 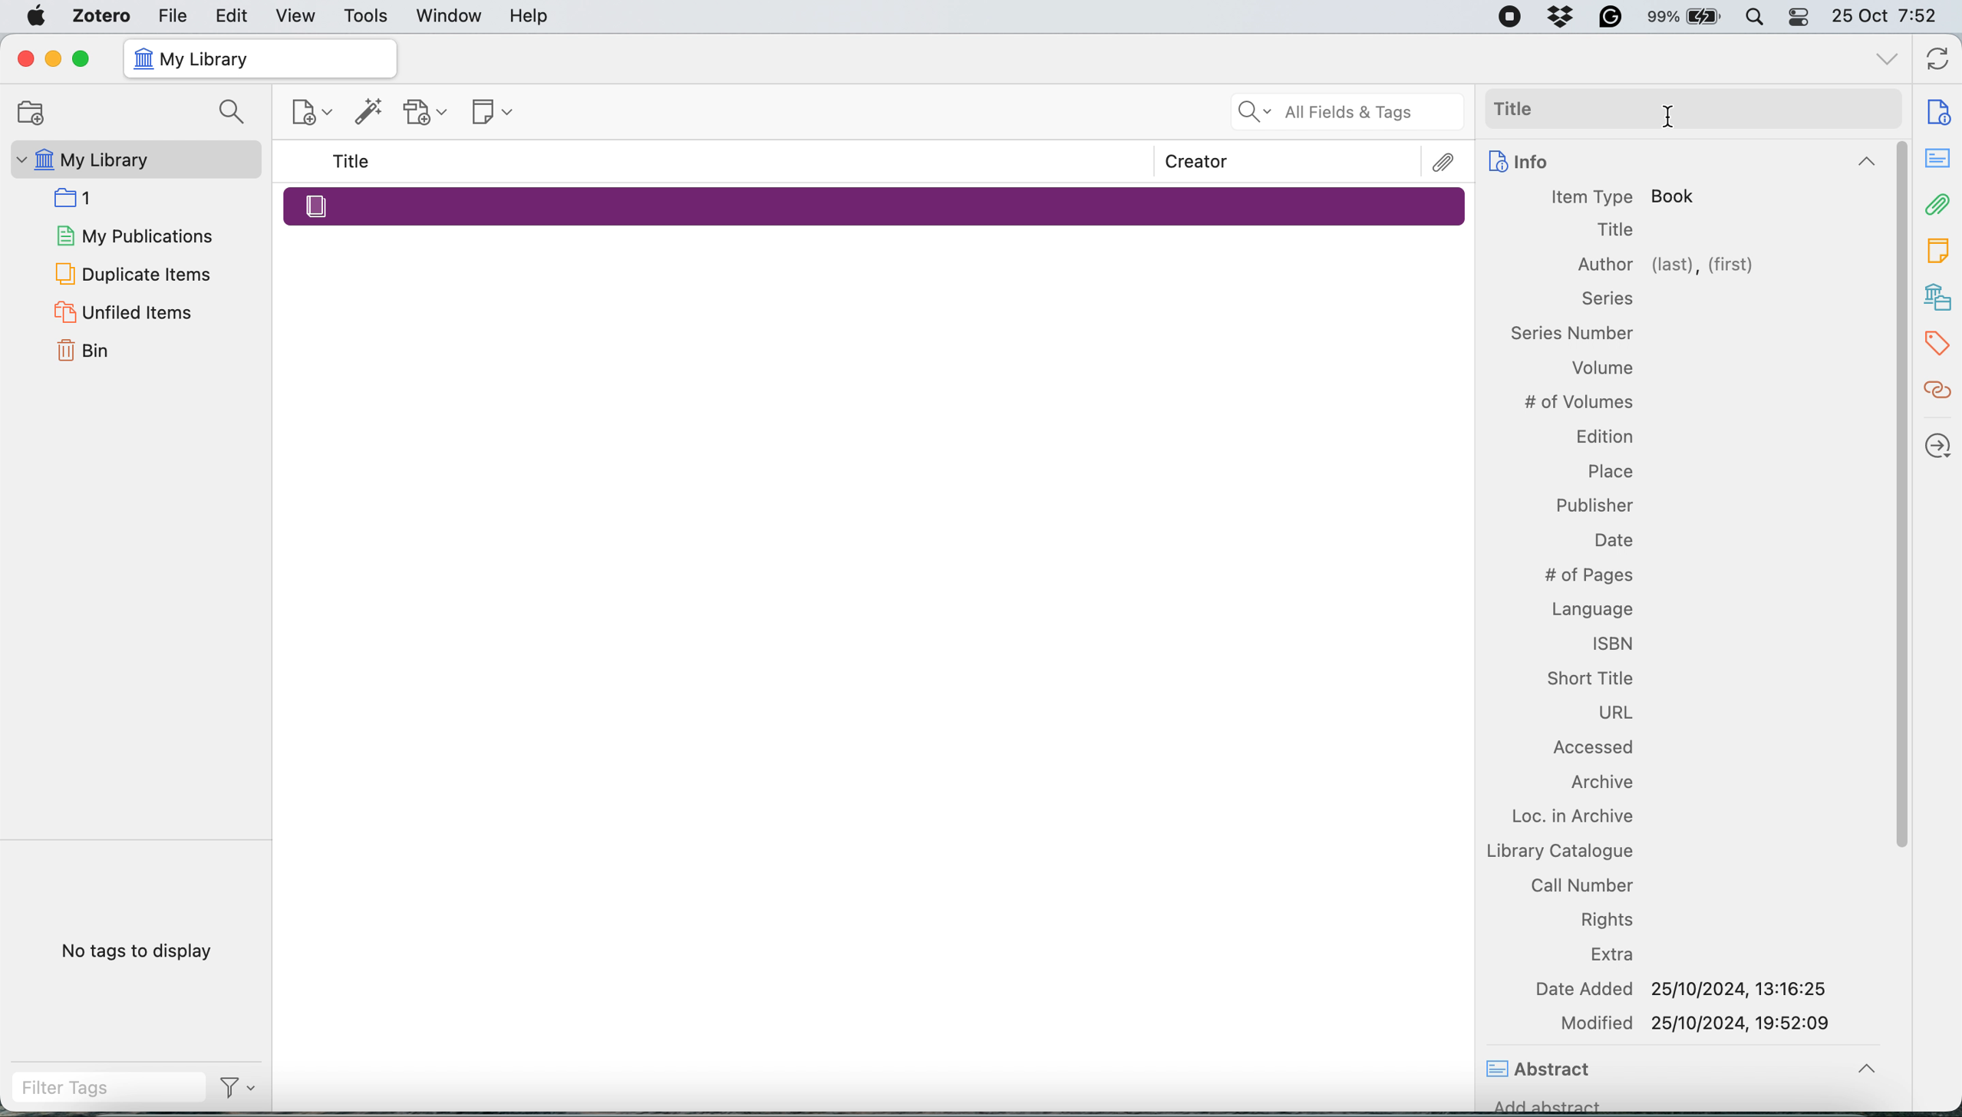 What do you see at coordinates (131, 272) in the screenshot?
I see `Duplicate Items` at bounding box center [131, 272].